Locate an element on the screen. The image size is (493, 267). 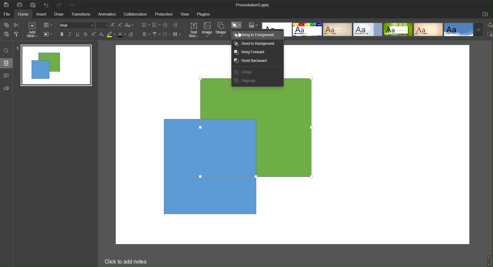
Line Spacing is located at coordinates (167, 35).